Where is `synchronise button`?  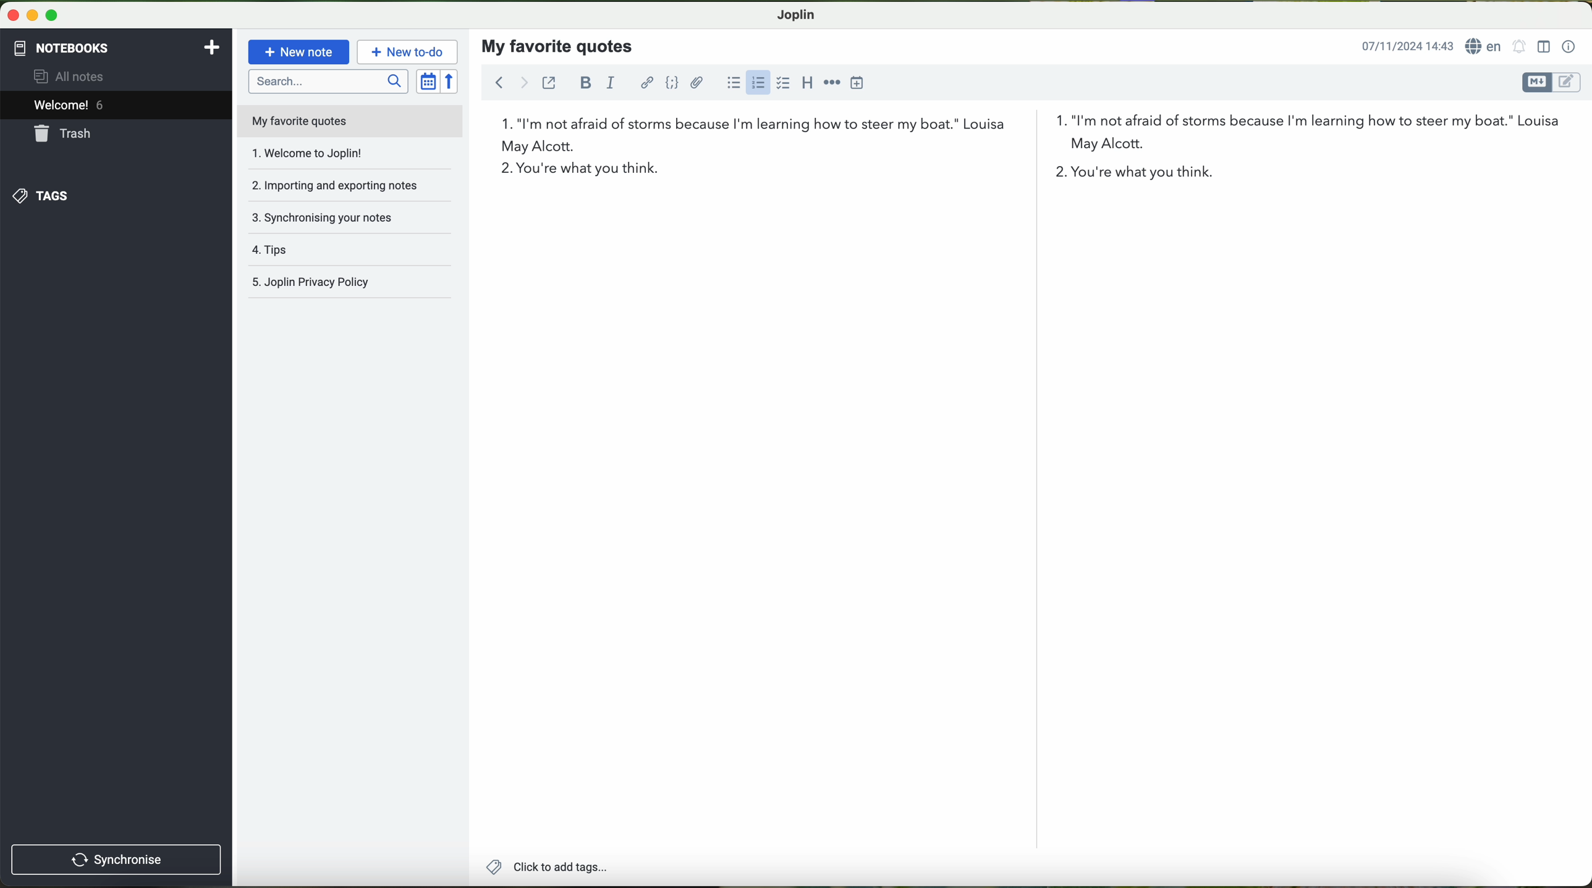
synchronise button is located at coordinates (117, 861).